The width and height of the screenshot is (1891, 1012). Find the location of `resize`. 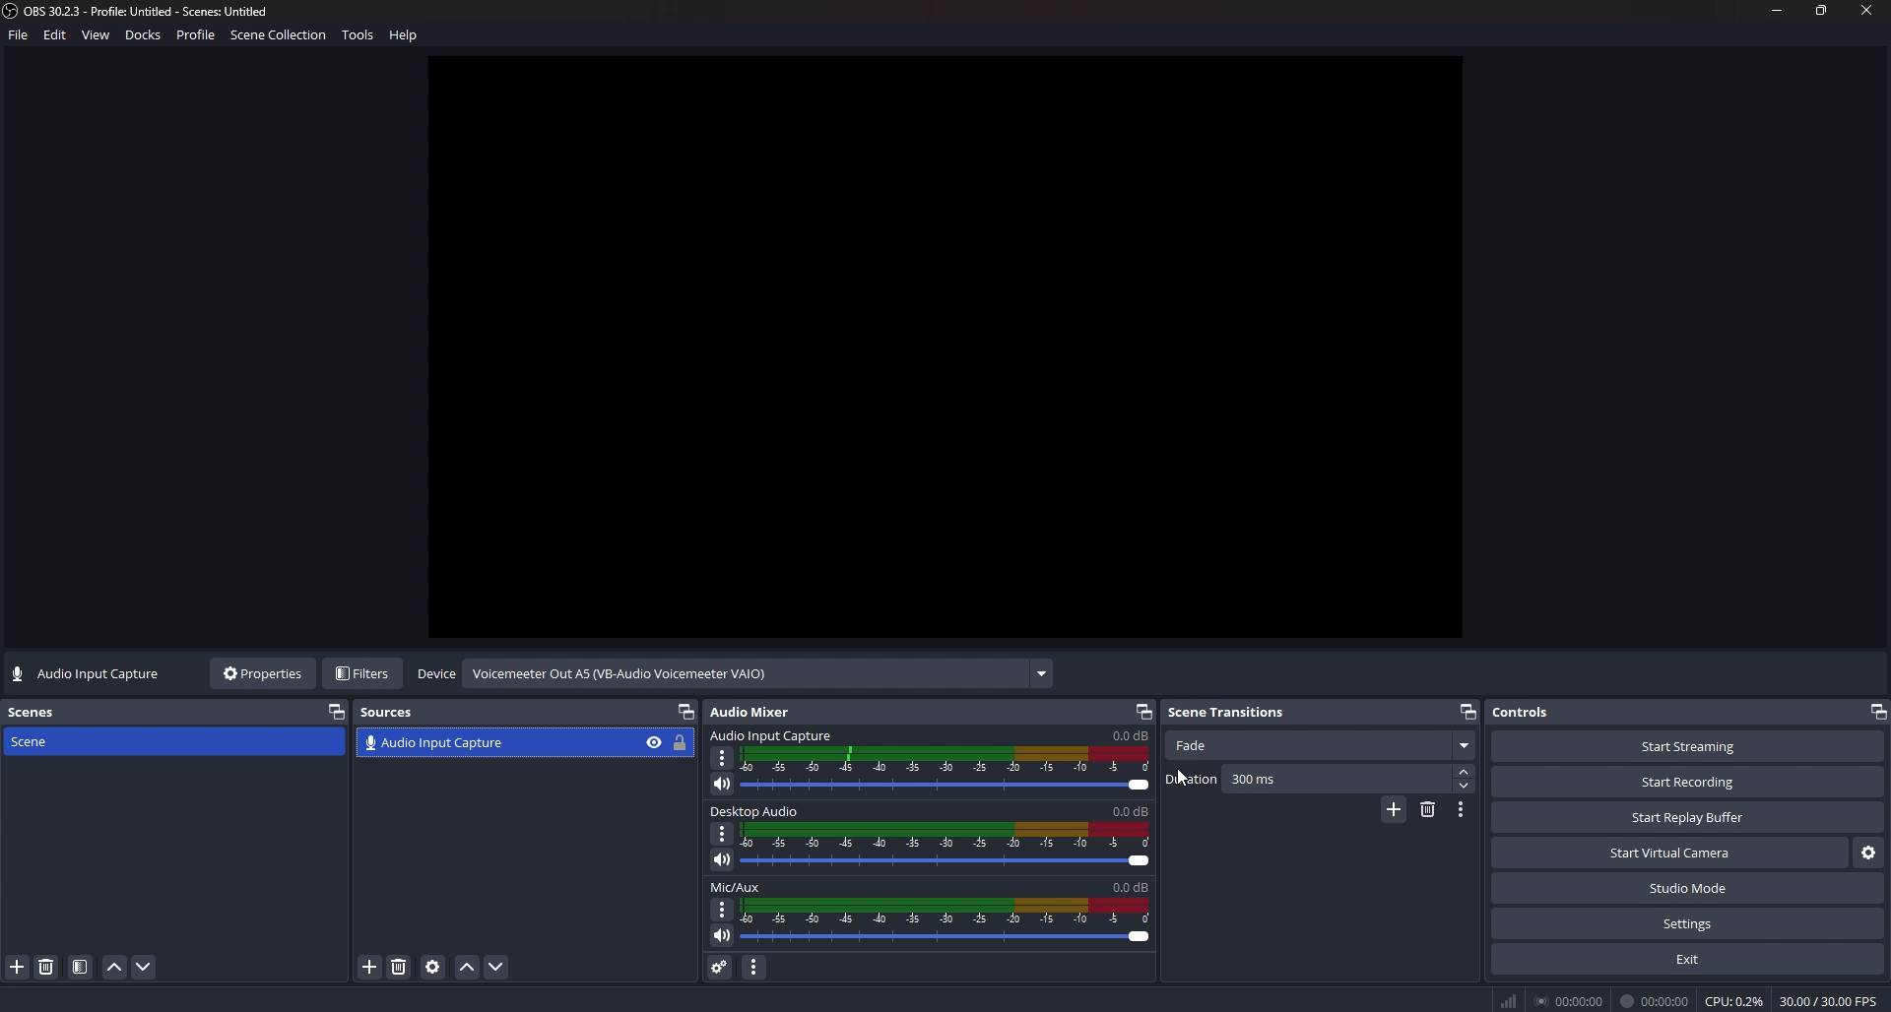

resize is located at coordinates (1824, 9).